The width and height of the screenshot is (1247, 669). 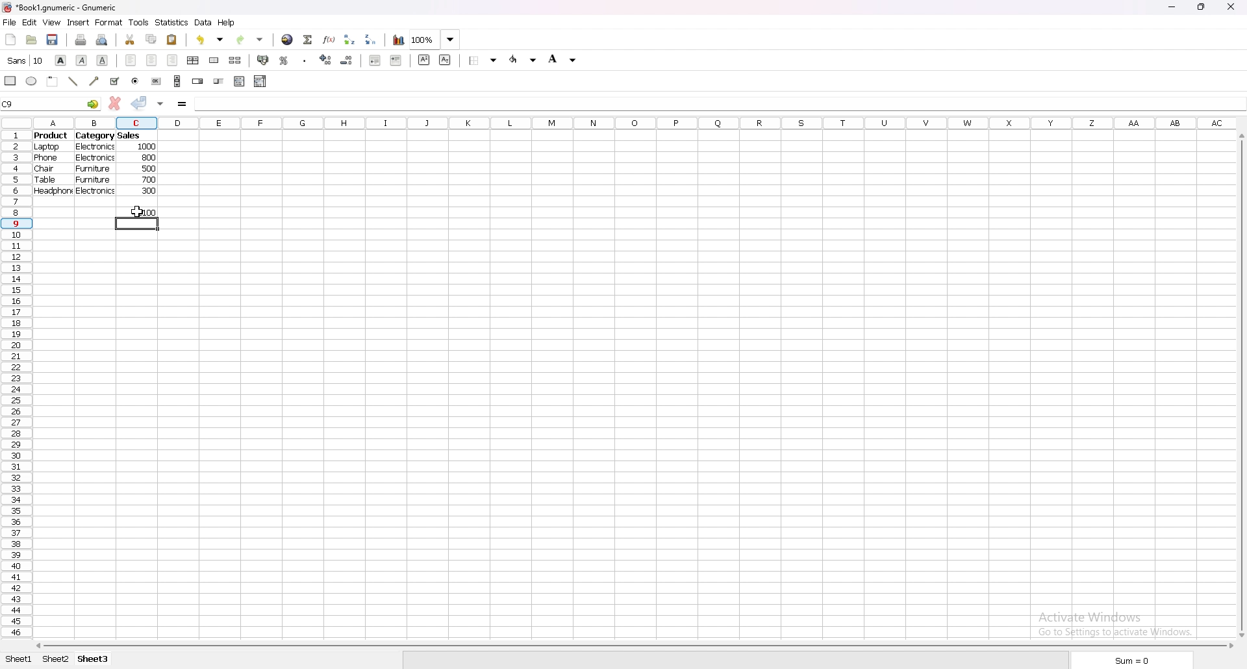 What do you see at coordinates (424, 58) in the screenshot?
I see `superscript` at bounding box center [424, 58].